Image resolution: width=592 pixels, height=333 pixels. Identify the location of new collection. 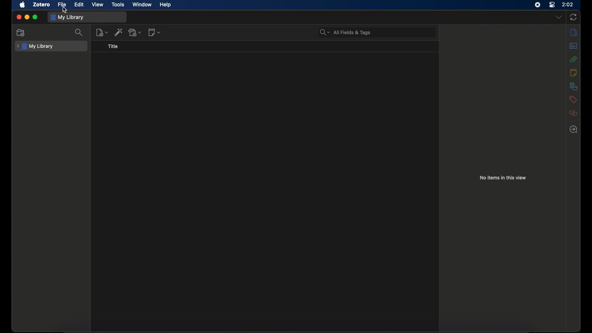
(22, 32).